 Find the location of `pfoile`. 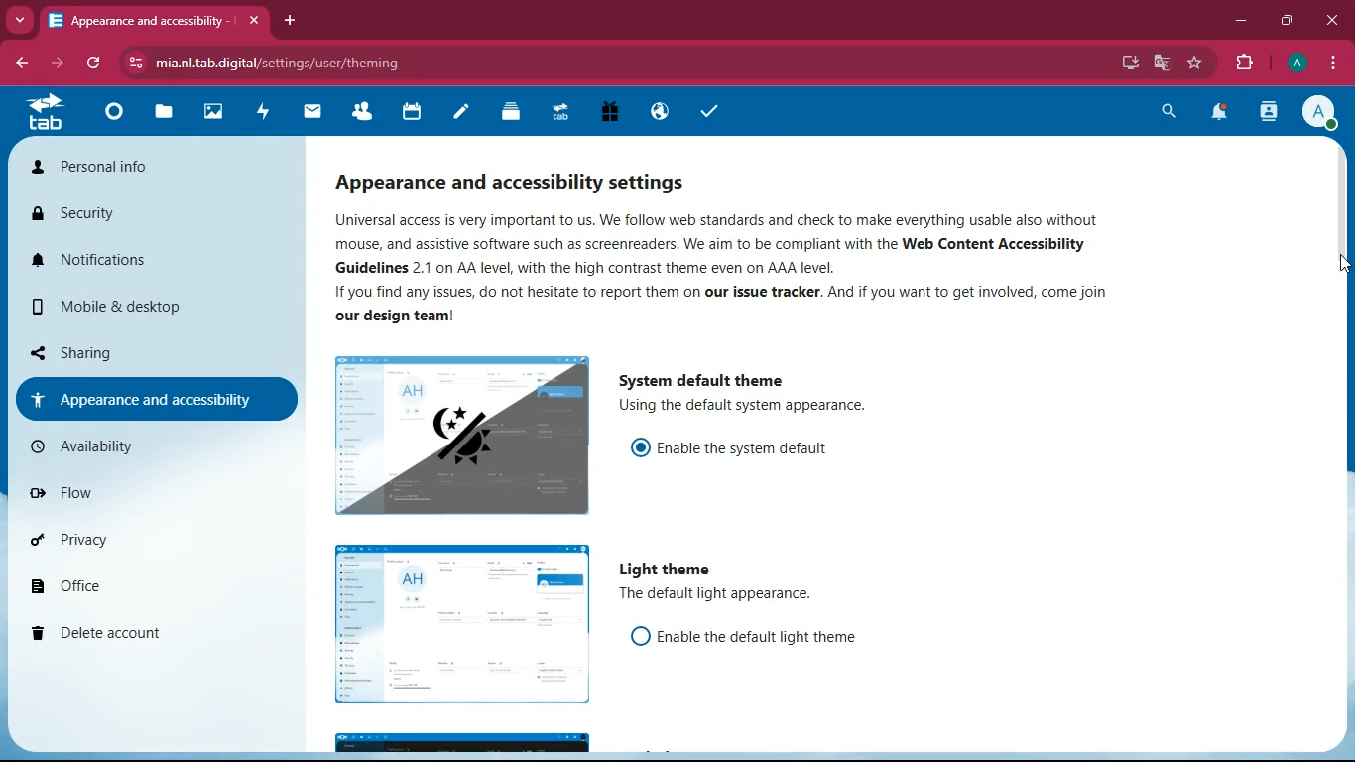

pfoile is located at coordinates (1295, 63).